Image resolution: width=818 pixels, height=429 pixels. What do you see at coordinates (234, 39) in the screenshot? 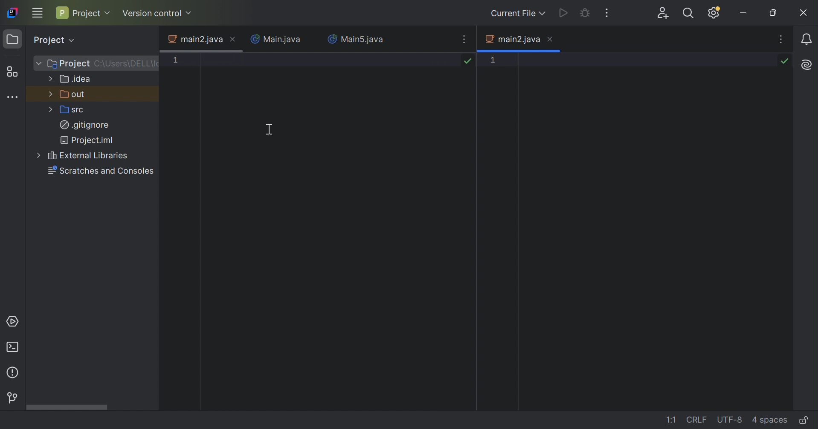
I see `Close` at bounding box center [234, 39].